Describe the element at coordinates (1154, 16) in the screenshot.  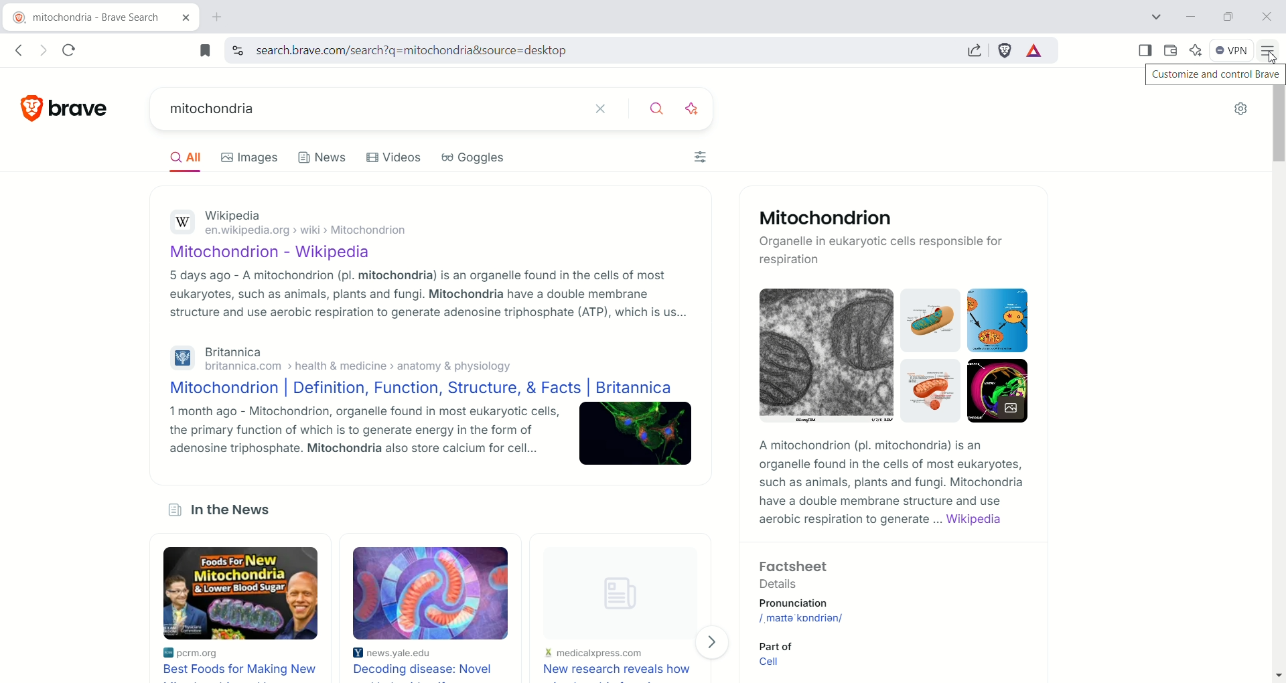
I see `search tab` at that location.